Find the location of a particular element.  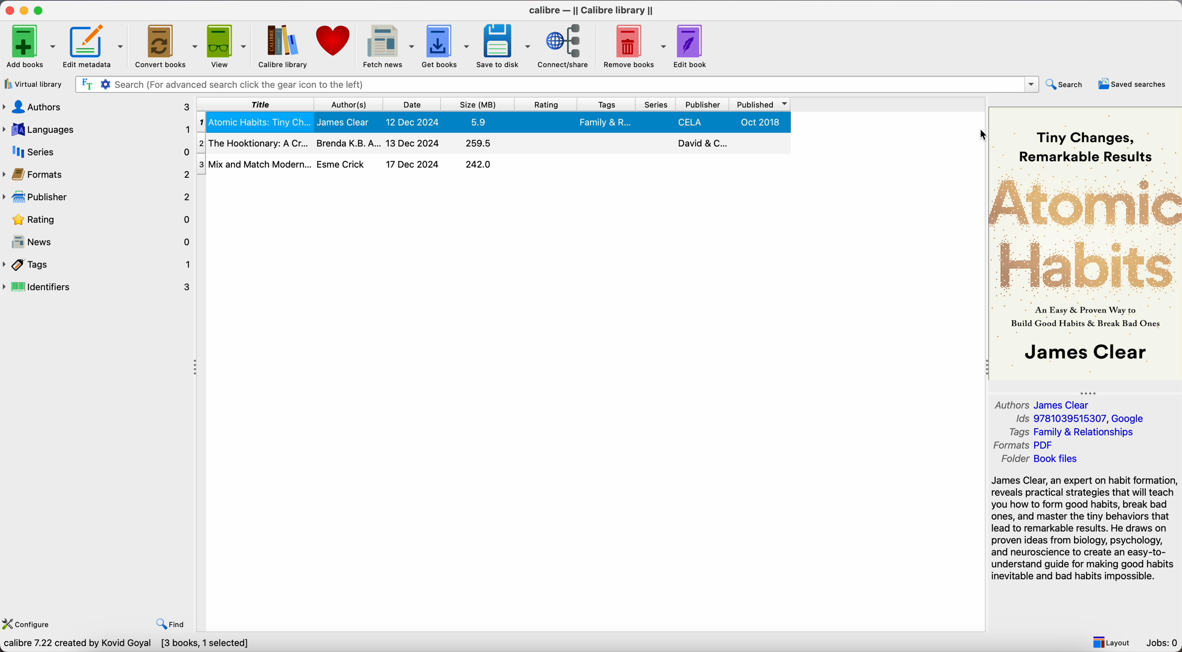

Formats PDF is located at coordinates (1022, 444).